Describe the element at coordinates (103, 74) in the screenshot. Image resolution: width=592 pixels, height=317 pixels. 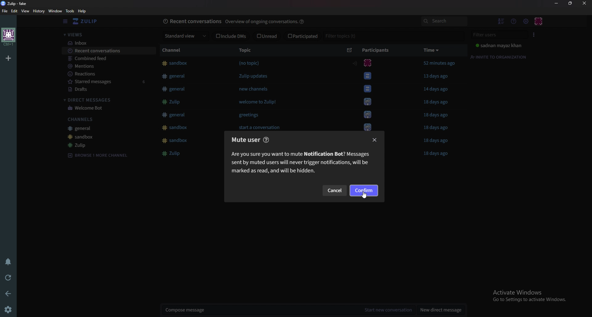
I see `reactions` at that location.